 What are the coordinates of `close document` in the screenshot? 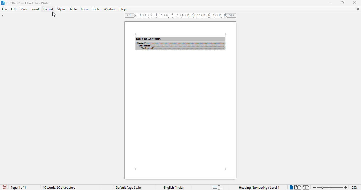 It's located at (358, 9).